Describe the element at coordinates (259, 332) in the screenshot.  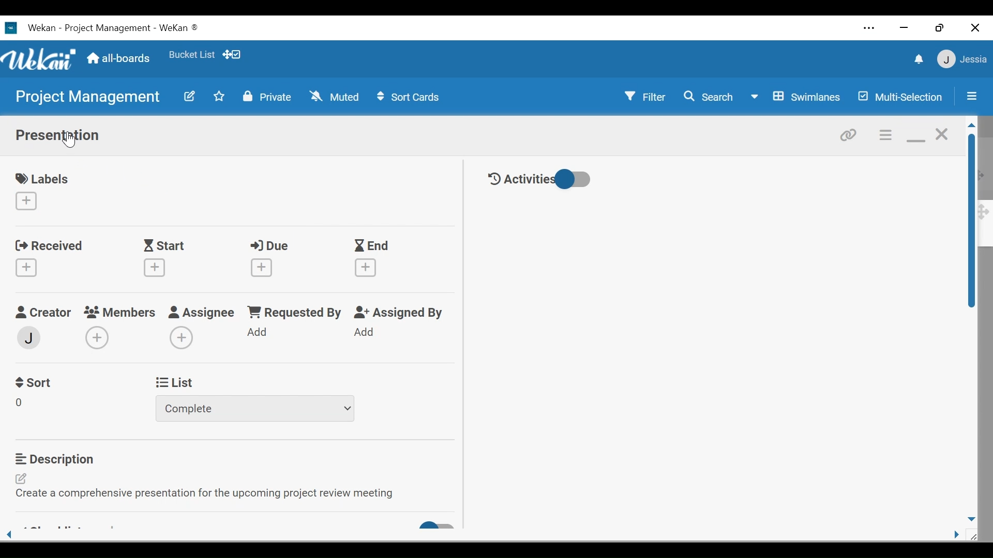
I see `Add Requested by` at that location.